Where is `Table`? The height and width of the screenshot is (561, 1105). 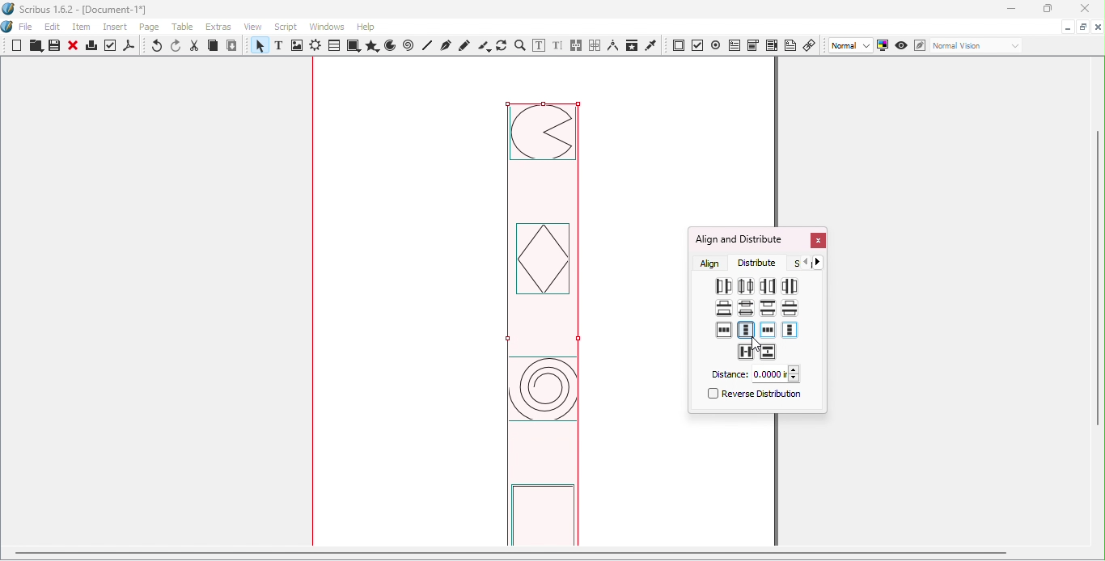
Table is located at coordinates (185, 27).